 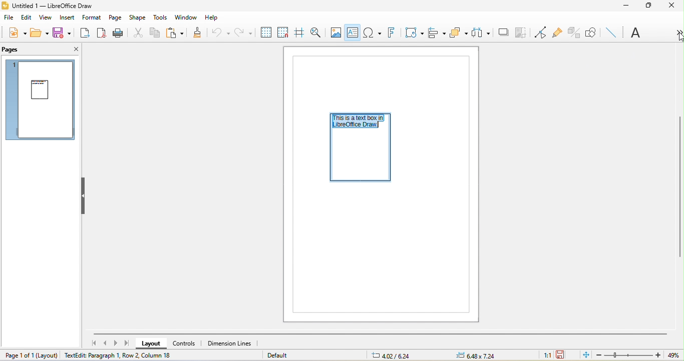 What do you see at coordinates (120, 355) in the screenshot?
I see `textedit paragraph 1, row 2, column 7` at bounding box center [120, 355].